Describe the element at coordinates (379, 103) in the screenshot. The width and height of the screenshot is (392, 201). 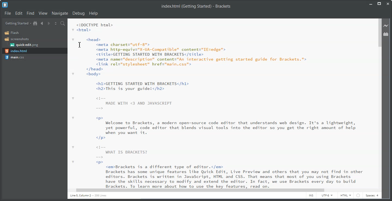
I see `Vertical Scroll Bar` at that location.